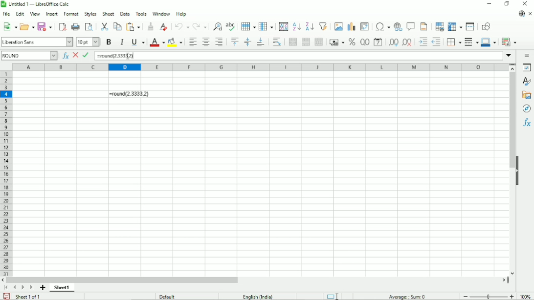  I want to click on Cancel, so click(75, 55).